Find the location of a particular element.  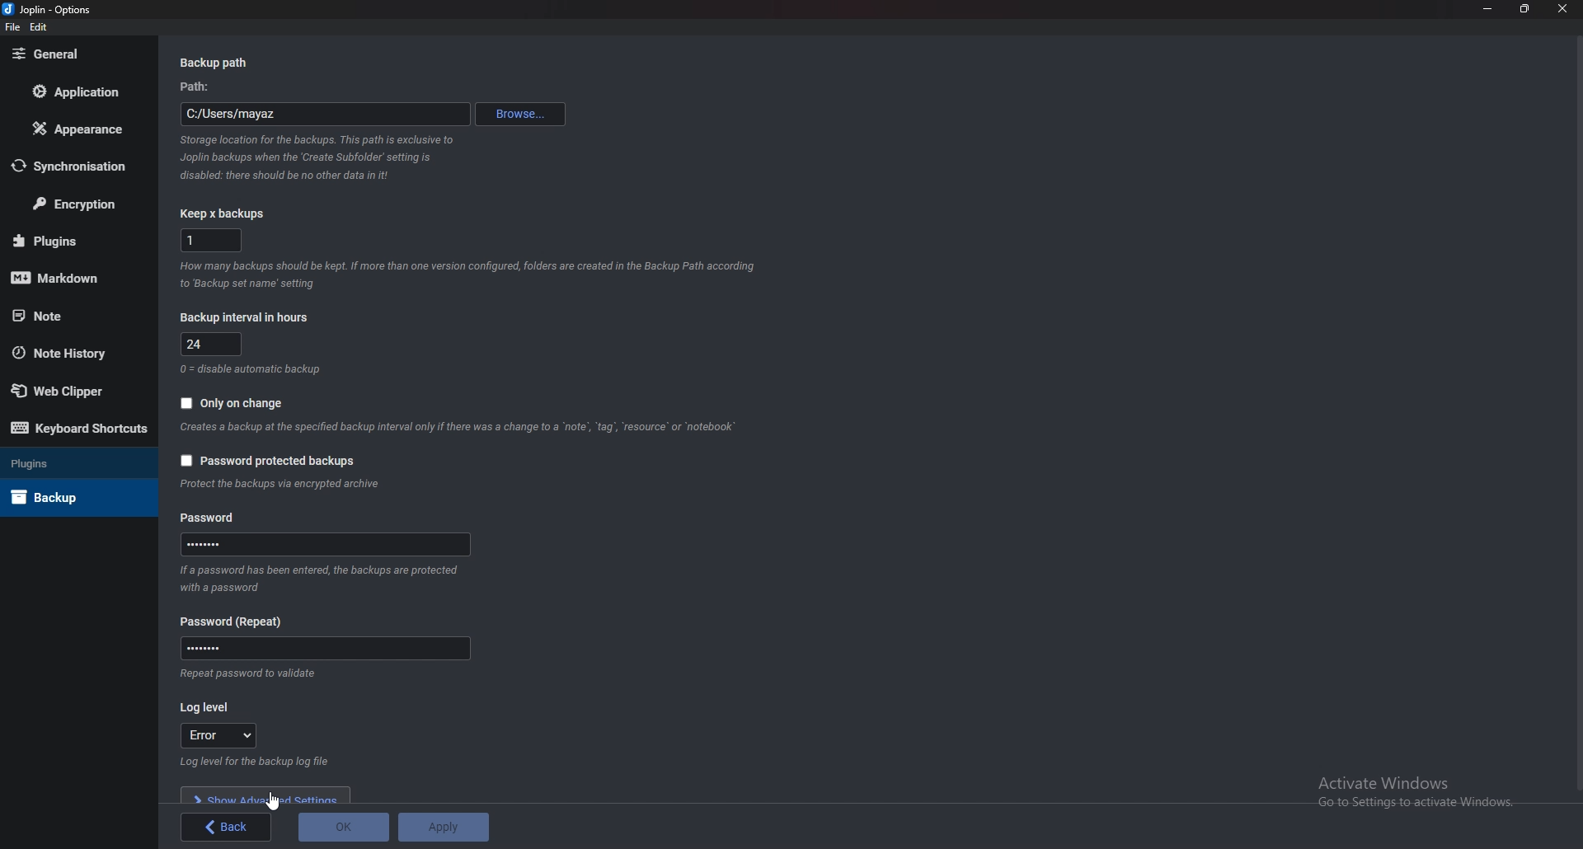

x is located at coordinates (209, 241).